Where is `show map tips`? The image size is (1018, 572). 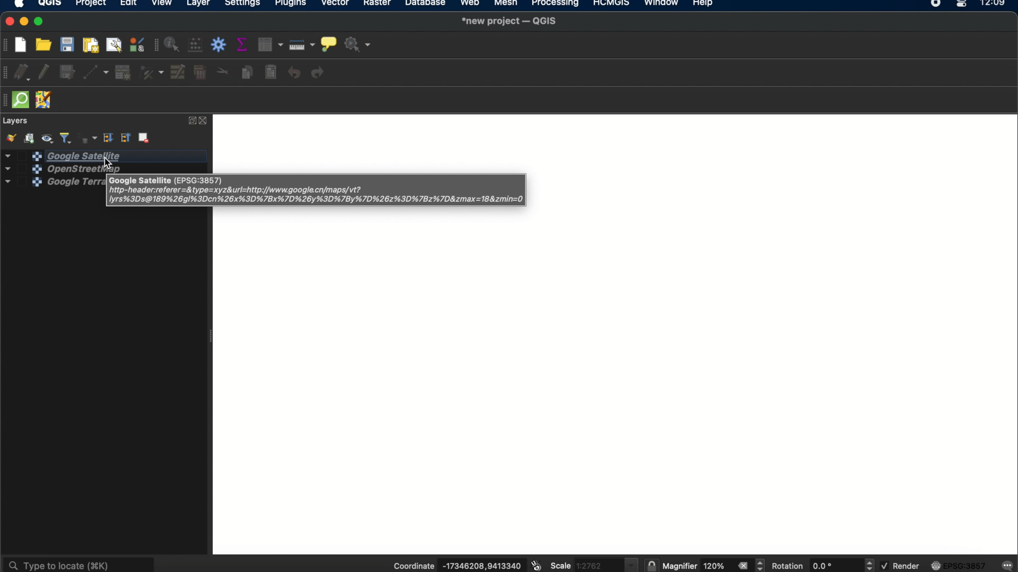 show map tips is located at coordinates (328, 43).